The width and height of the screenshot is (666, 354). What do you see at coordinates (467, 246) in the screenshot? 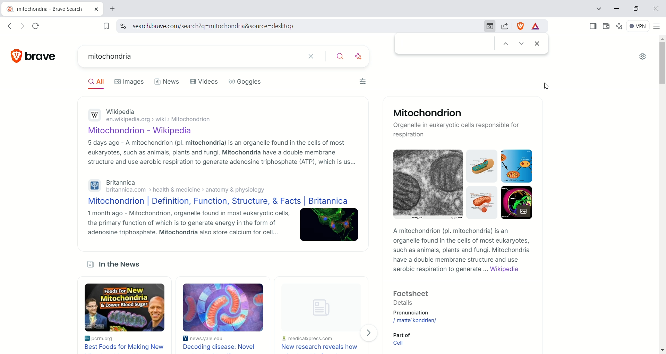
I see `A mitochondrion (pl. mitochondria) Is an organelle found in the cells of most eukaryotes, such as animals, plants and fungi. Mitochondria have a double membrane structure and use` at bounding box center [467, 246].